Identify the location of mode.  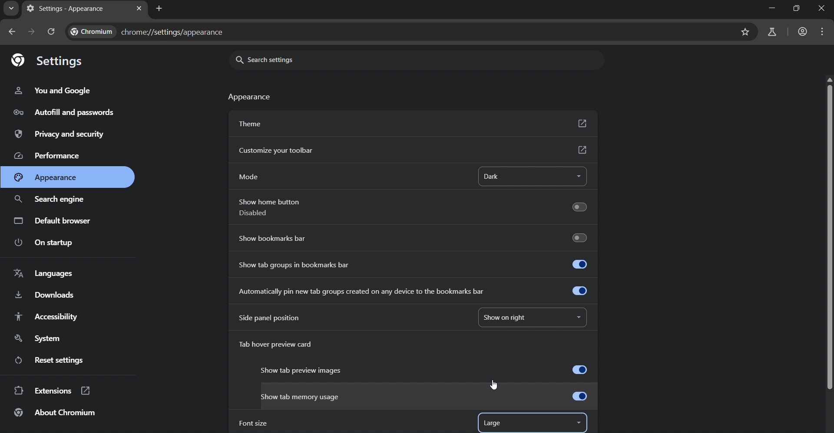
(250, 177).